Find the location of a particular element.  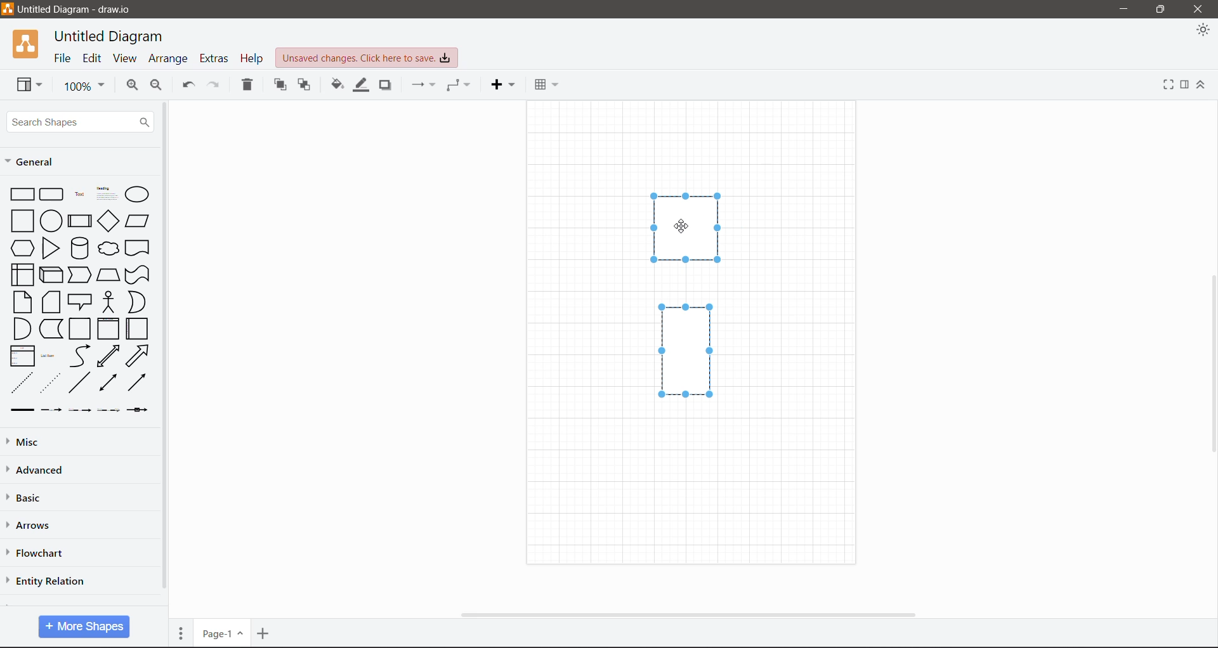

Edit is located at coordinates (93, 59).